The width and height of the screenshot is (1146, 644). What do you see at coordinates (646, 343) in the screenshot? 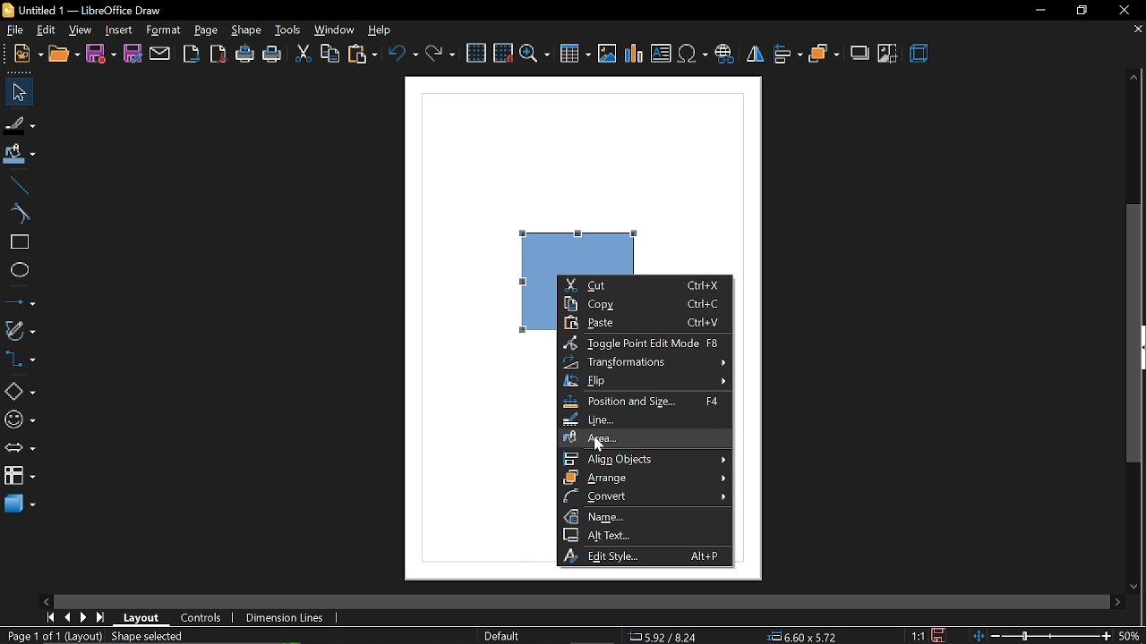
I see `toggle point edit mode` at bounding box center [646, 343].